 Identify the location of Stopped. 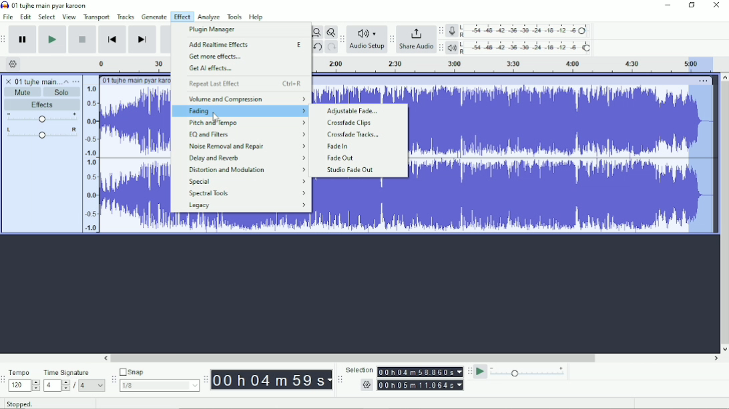
(18, 404).